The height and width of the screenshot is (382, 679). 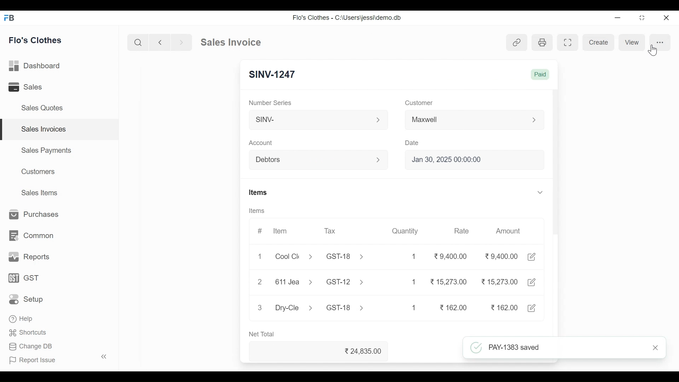 I want to click on 15,273.00, so click(x=499, y=281).